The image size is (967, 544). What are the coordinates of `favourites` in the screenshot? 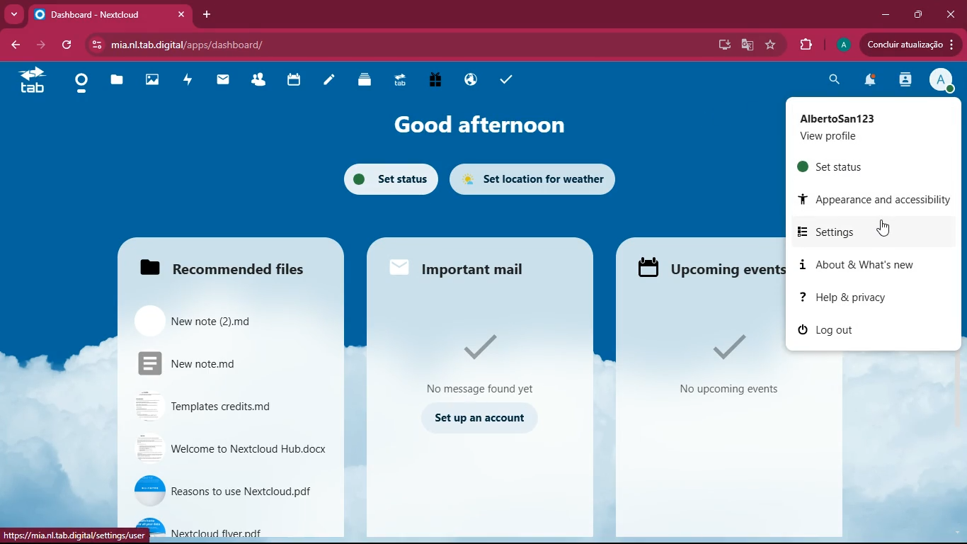 It's located at (771, 45).